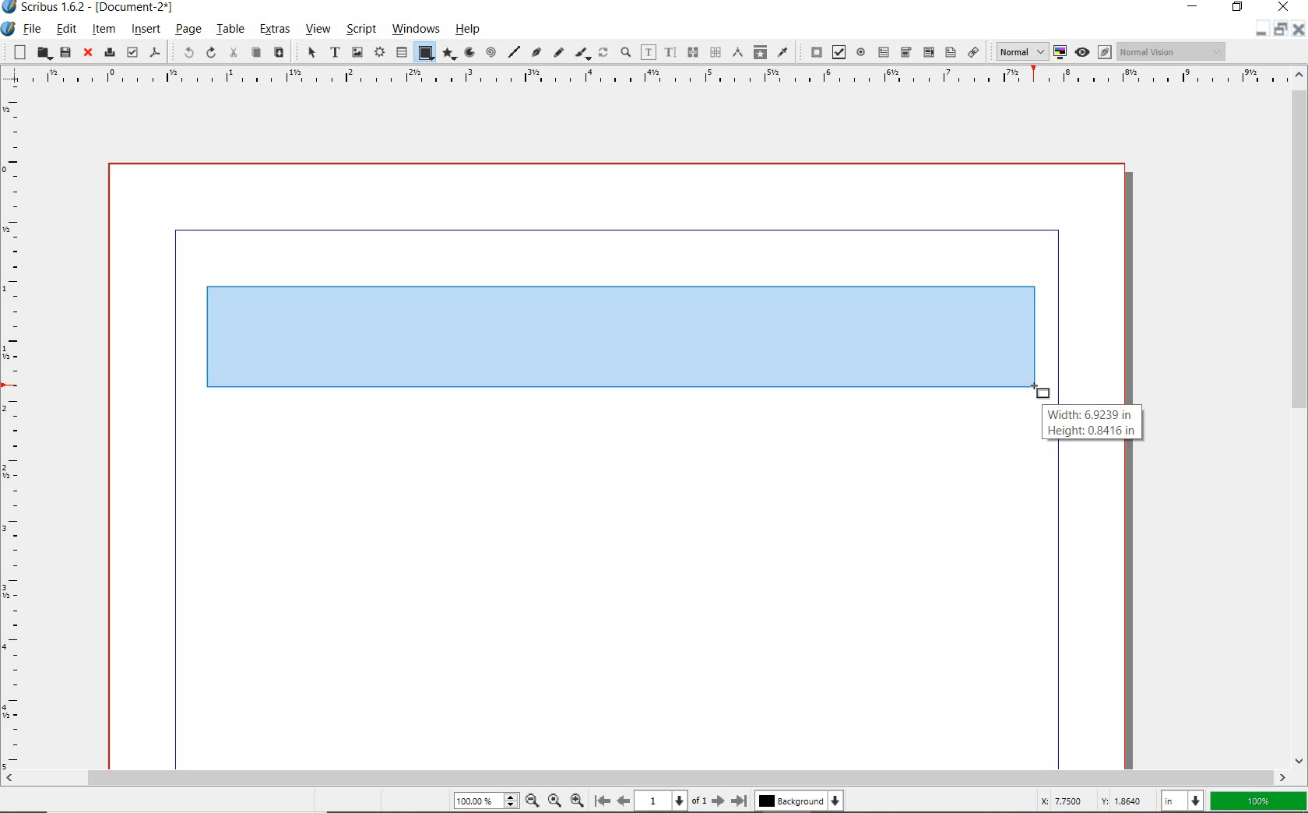  Describe the element at coordinates (537, 53) in the screenshot. I see `Bezier curve` at that location.